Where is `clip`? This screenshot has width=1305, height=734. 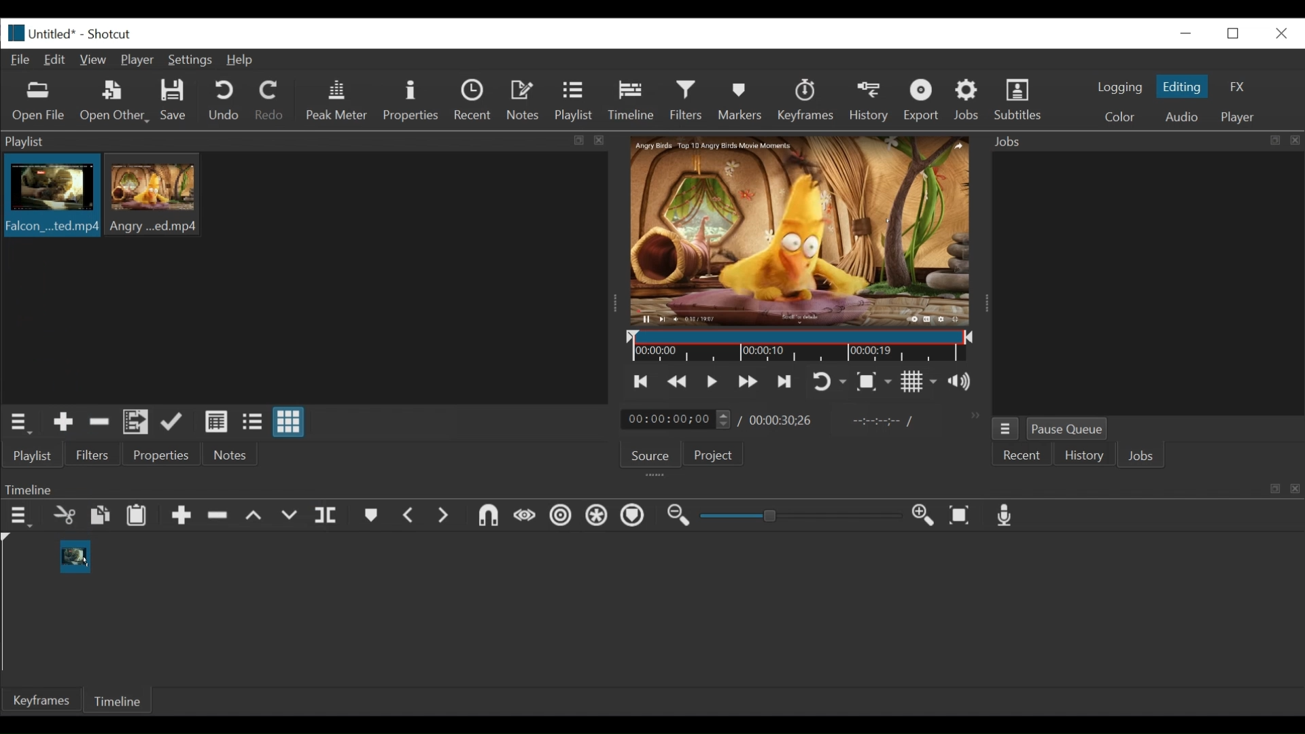
clip is located at coordinates (73, 557).